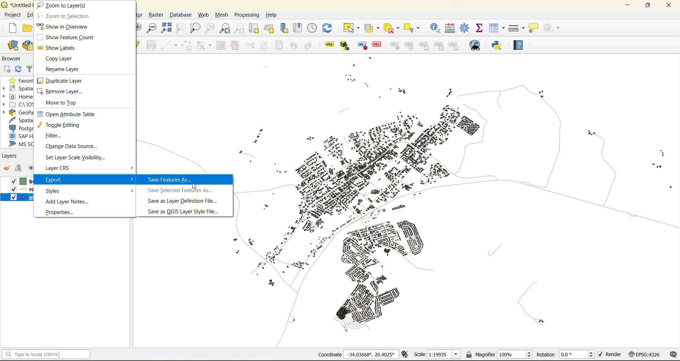  Describe the element at coordinates (644, 355) in the screenshot. I see `crs` at that location.